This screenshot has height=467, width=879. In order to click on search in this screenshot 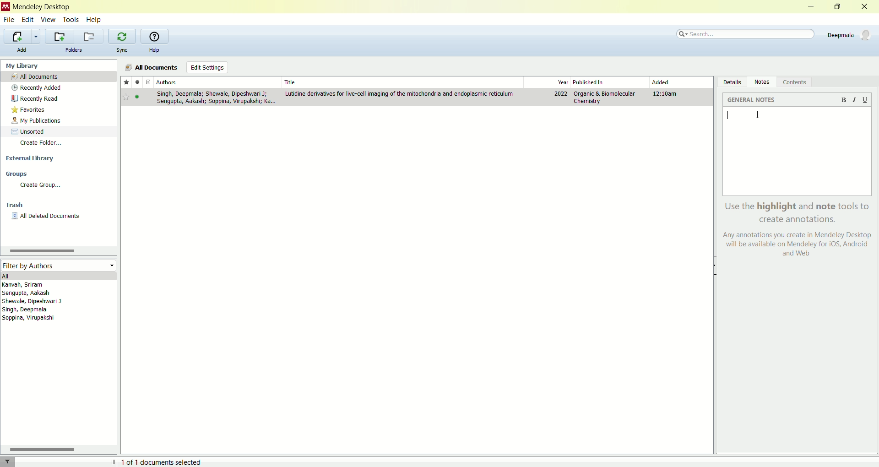, I will do `click(747, 33)`.